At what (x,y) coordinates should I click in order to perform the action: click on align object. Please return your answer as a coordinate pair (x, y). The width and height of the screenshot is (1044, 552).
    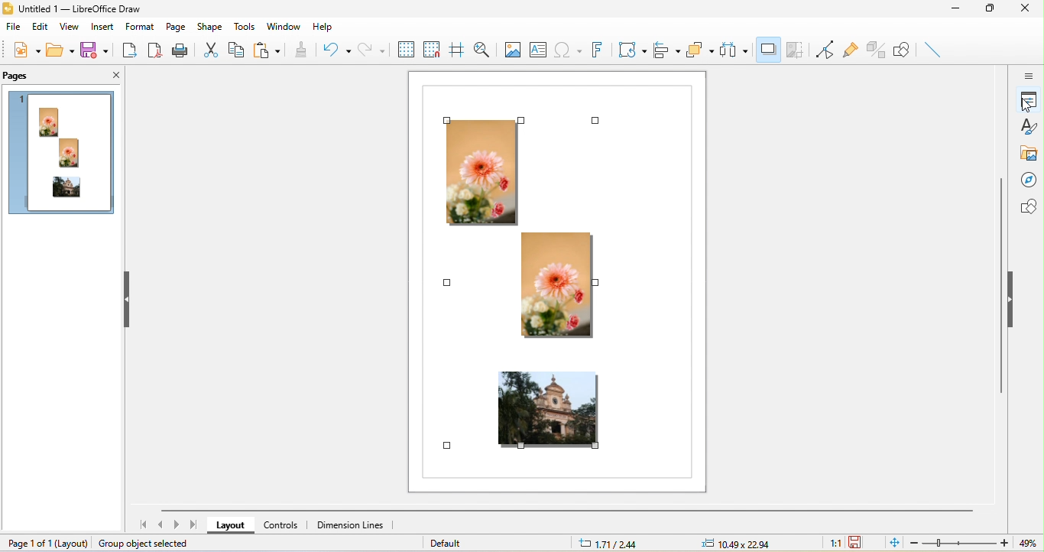
    Looking at the image, I should click on (668, 50).